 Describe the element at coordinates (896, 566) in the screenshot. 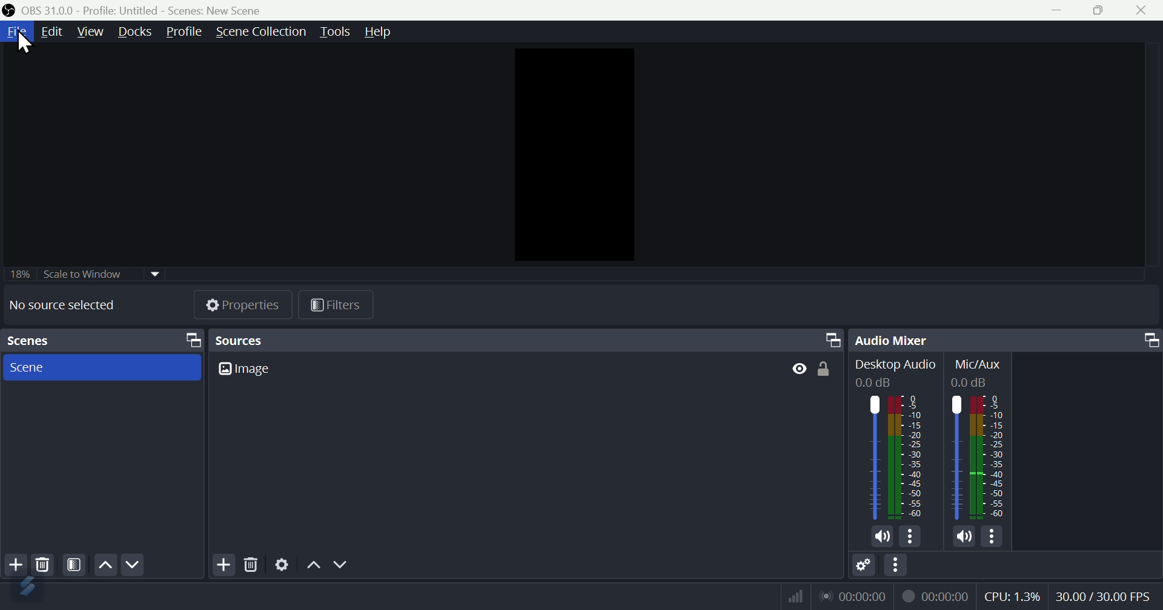

I see `More options` at that location.